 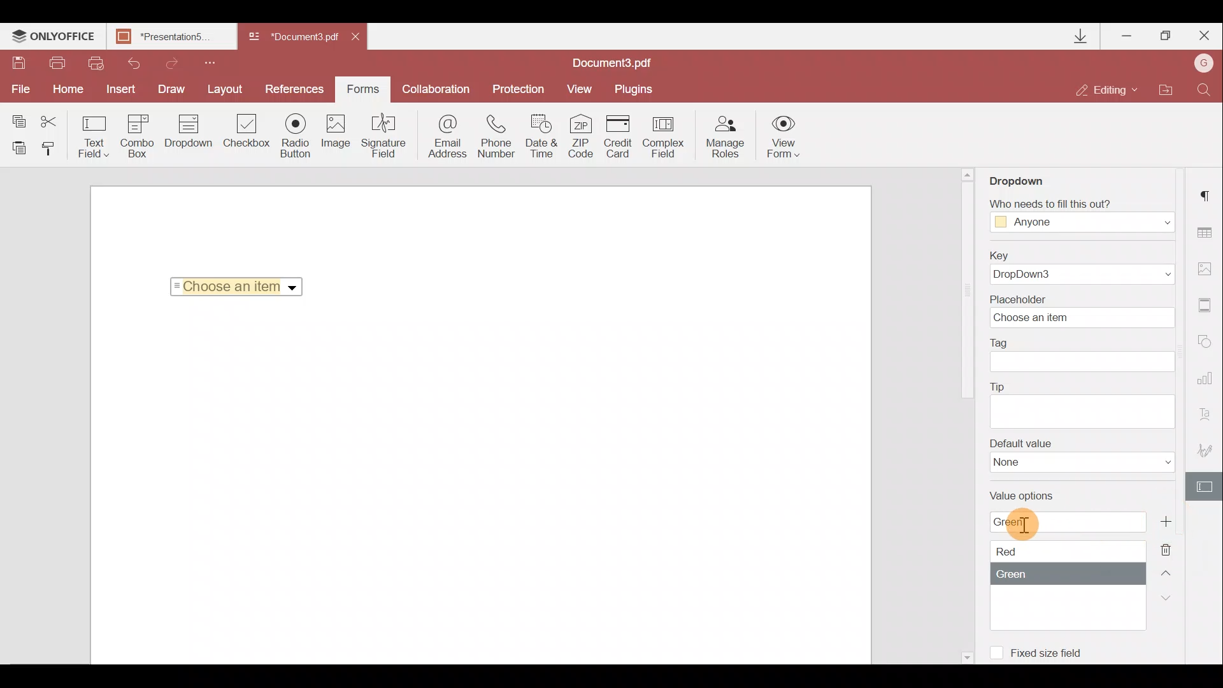 What do you see at coordinates (1108, 91) in the screenshot?
I see `Editing mode` at bounding box center [1108, 91].